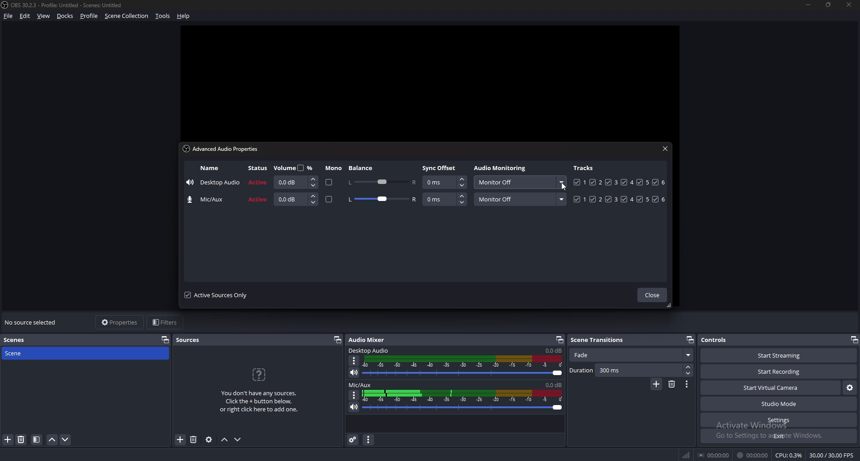  What do you see at coordinates (688, 374) in the screenshot?
I see `decrease duration` at bounding box center [688, 374].